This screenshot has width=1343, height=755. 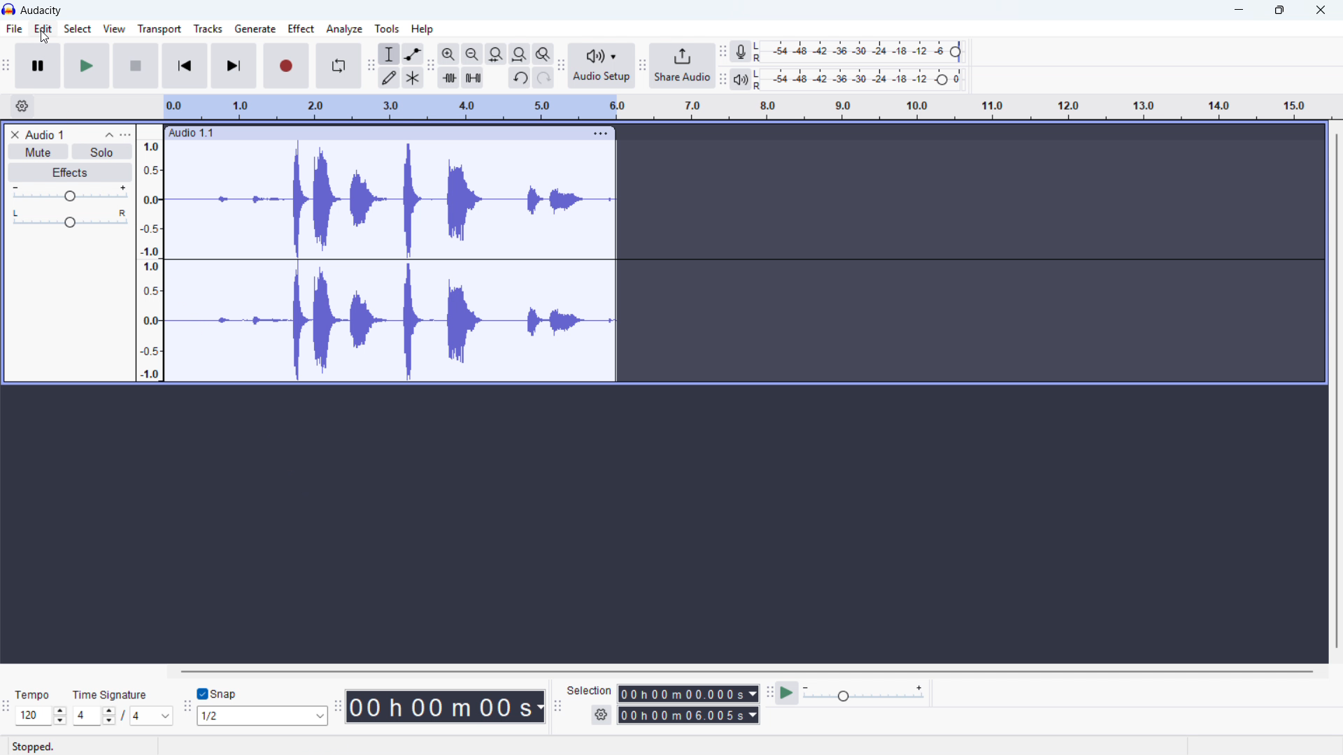 I want to click on generate, so click(x=255, y=29).